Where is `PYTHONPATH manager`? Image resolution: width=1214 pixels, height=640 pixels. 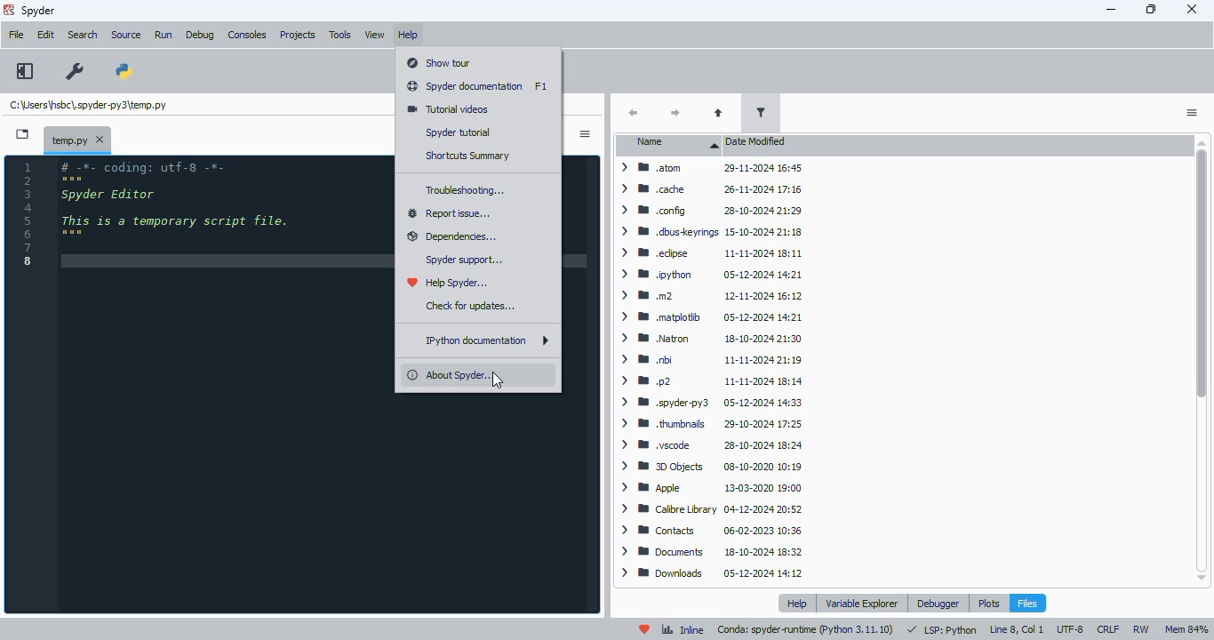 PYTHONPATH manager is located at coordinates (125, 72).